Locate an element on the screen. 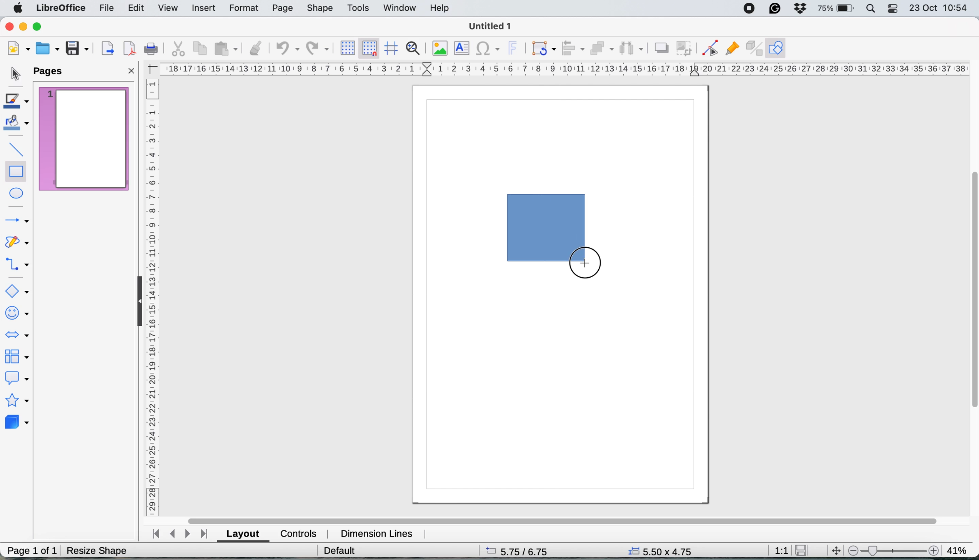 The image size is (979, 560). layout is located at coordinates (244, 534).